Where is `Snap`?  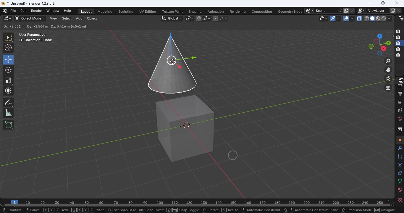 Snap is located at coordinates (198, 18).